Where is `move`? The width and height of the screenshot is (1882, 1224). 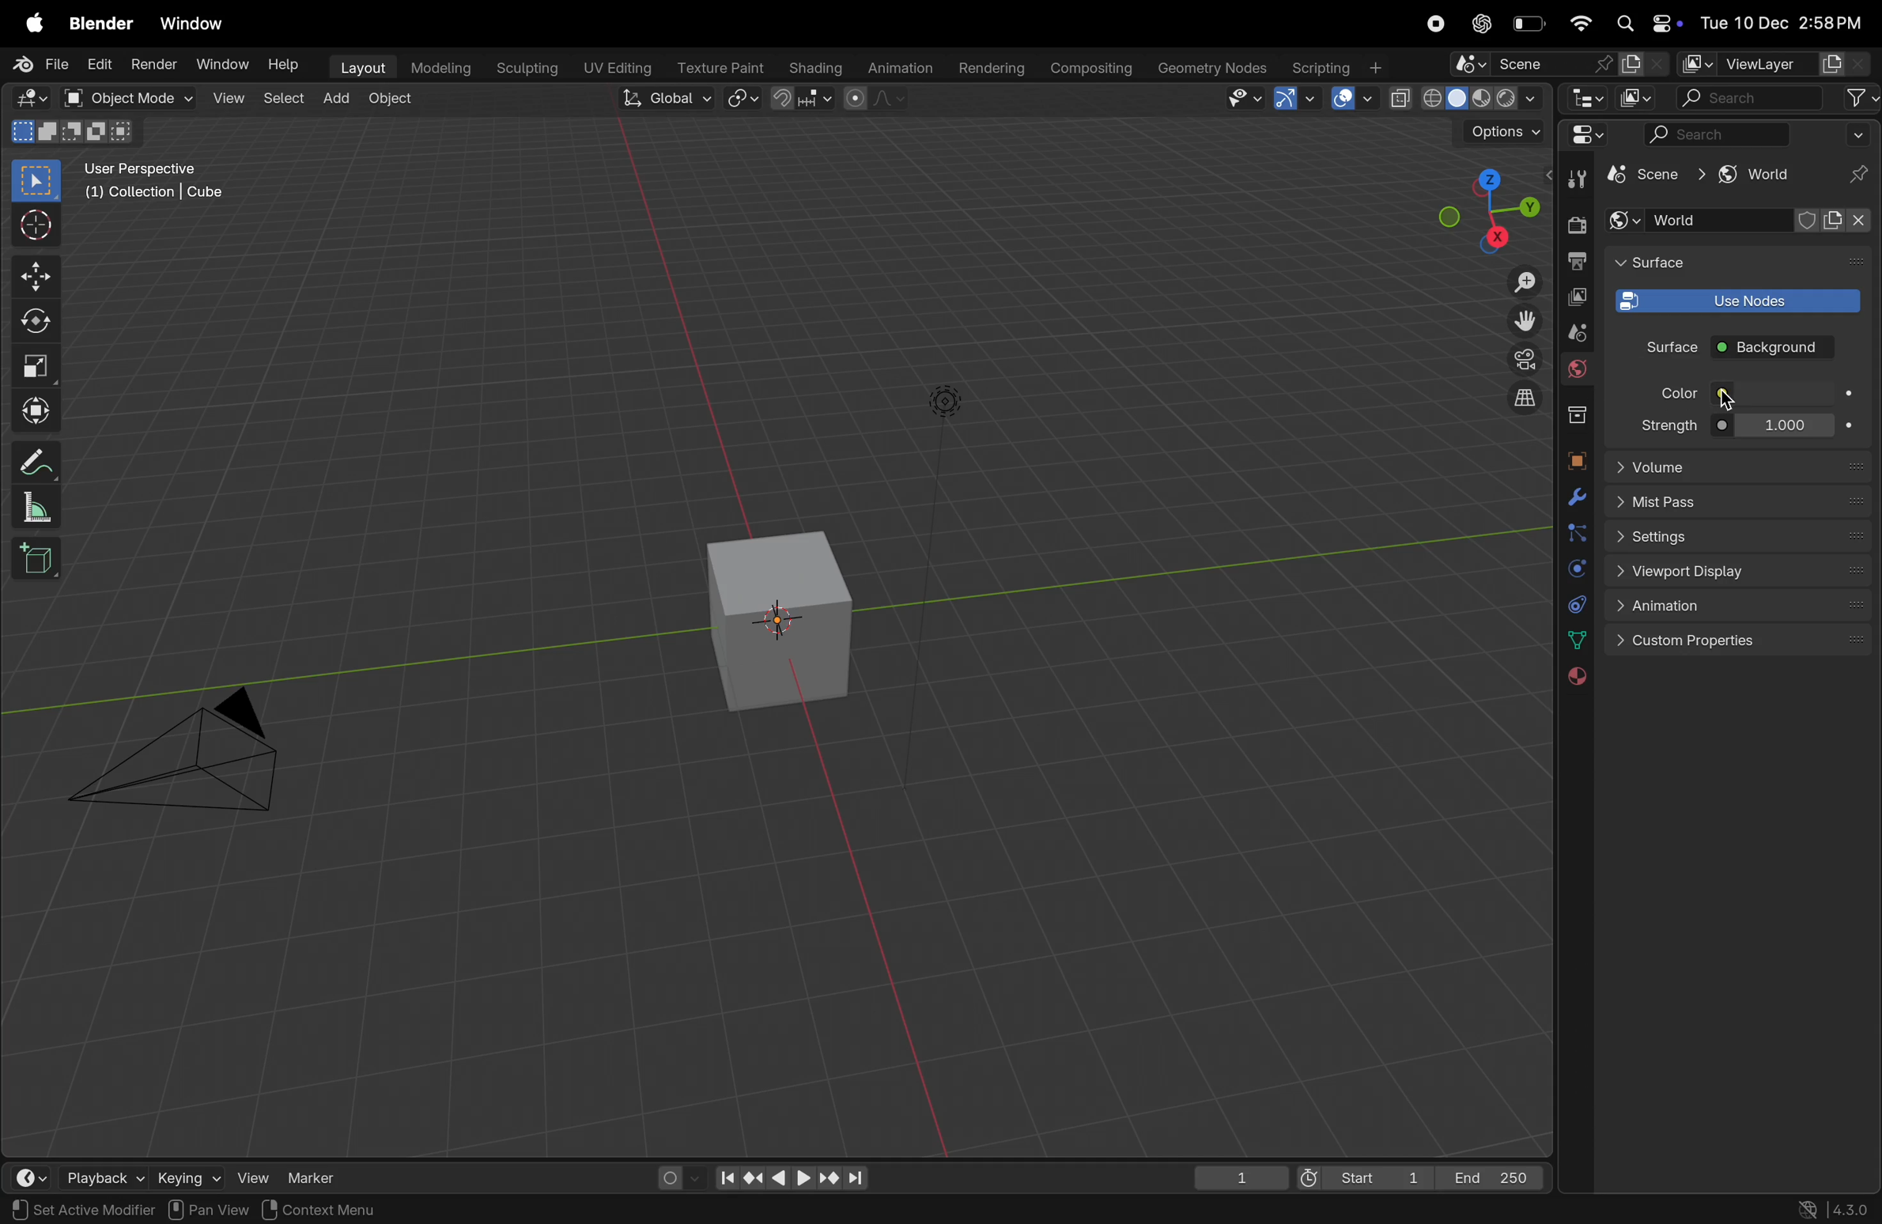 move is located at coordinates (36, 274).